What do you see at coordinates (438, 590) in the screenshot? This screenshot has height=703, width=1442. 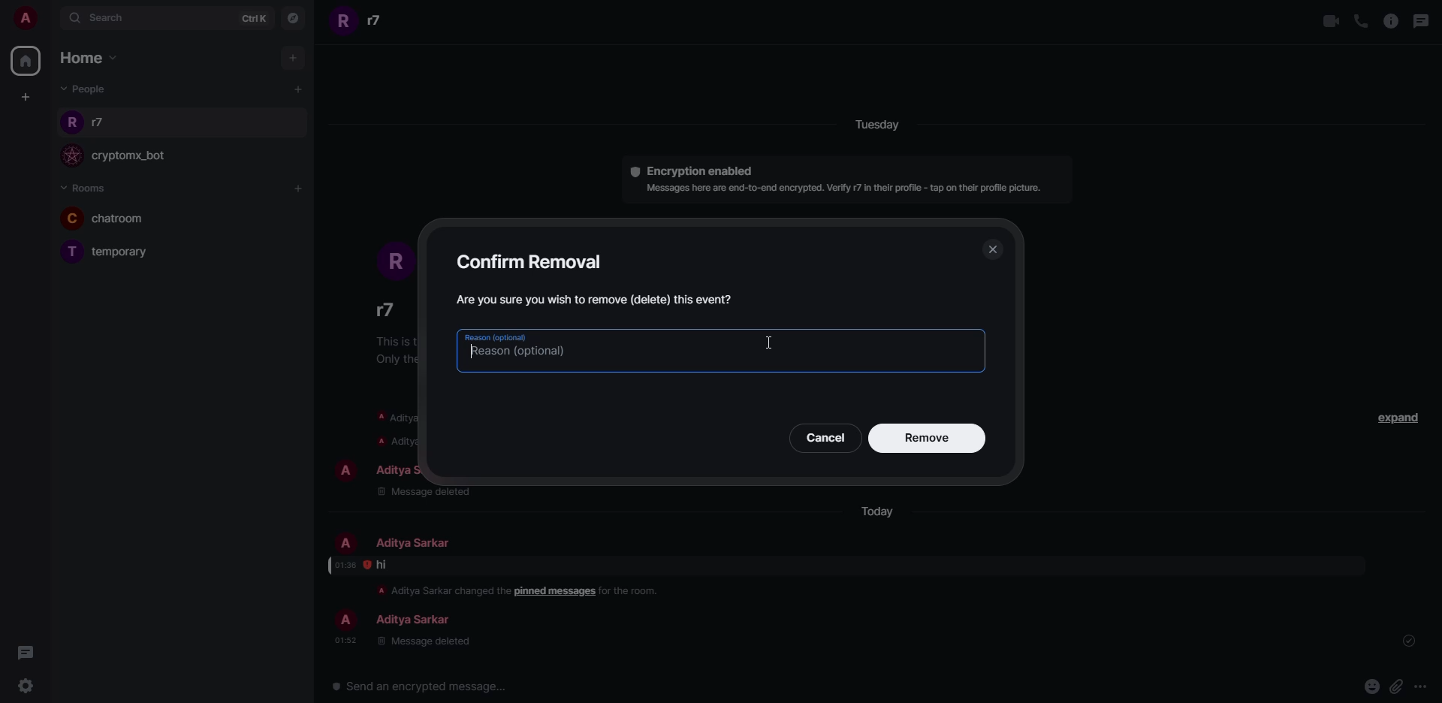 I see `info` at bounding box center [438, 590].